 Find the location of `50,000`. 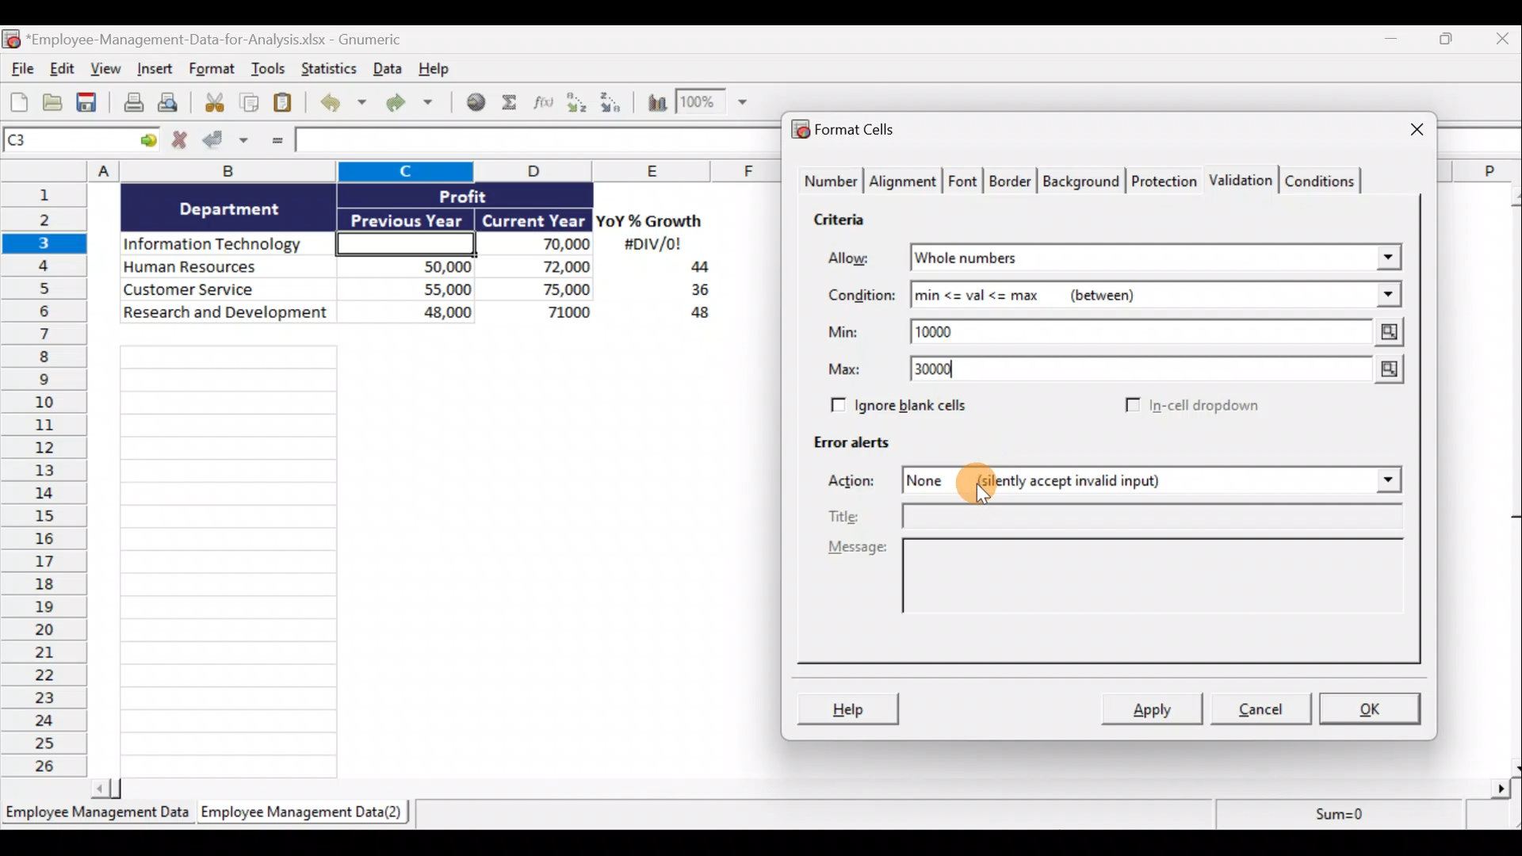

50,000 is located at coordinates (415, 266).